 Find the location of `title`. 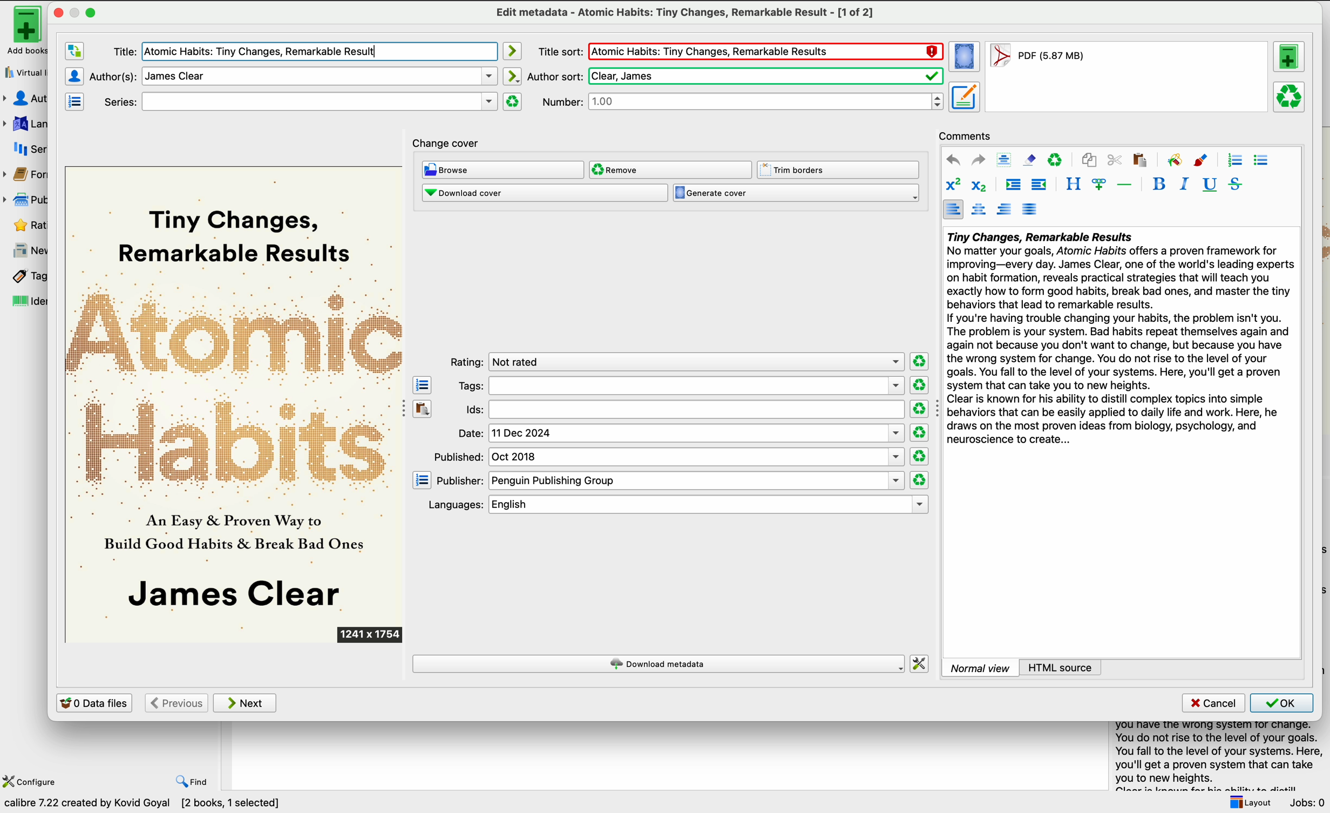

title is located at coordinates (300, 51).